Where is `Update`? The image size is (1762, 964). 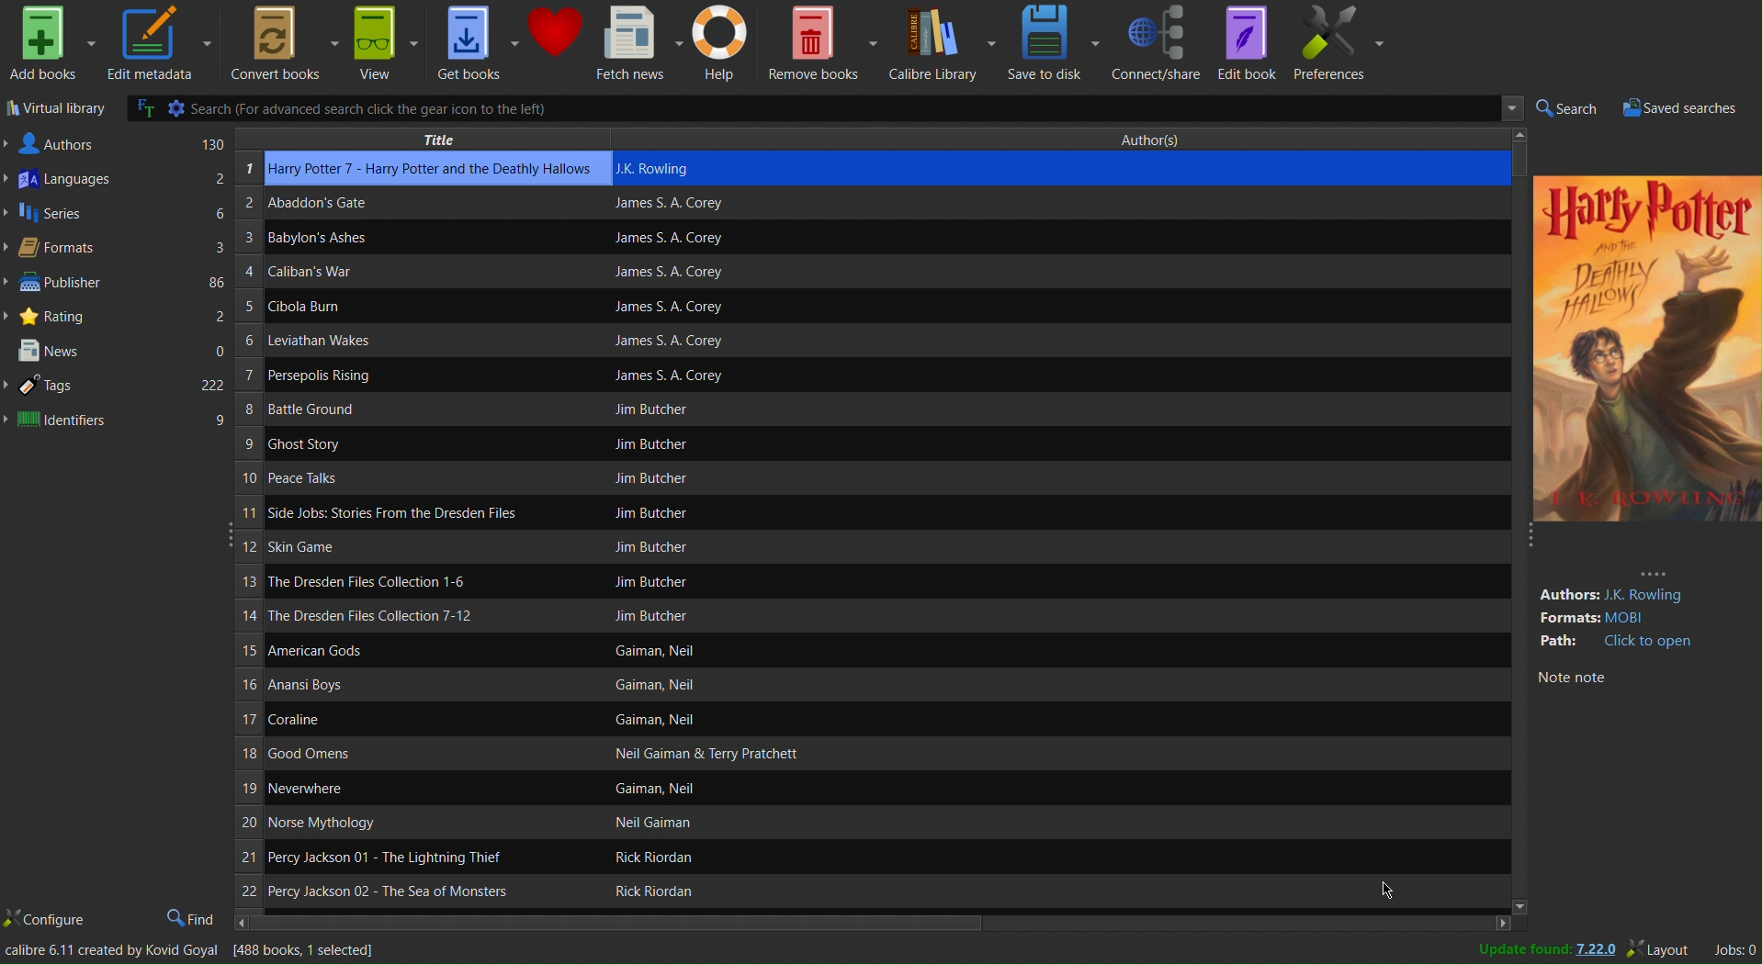 Update is located at coordinates (1539, 950).